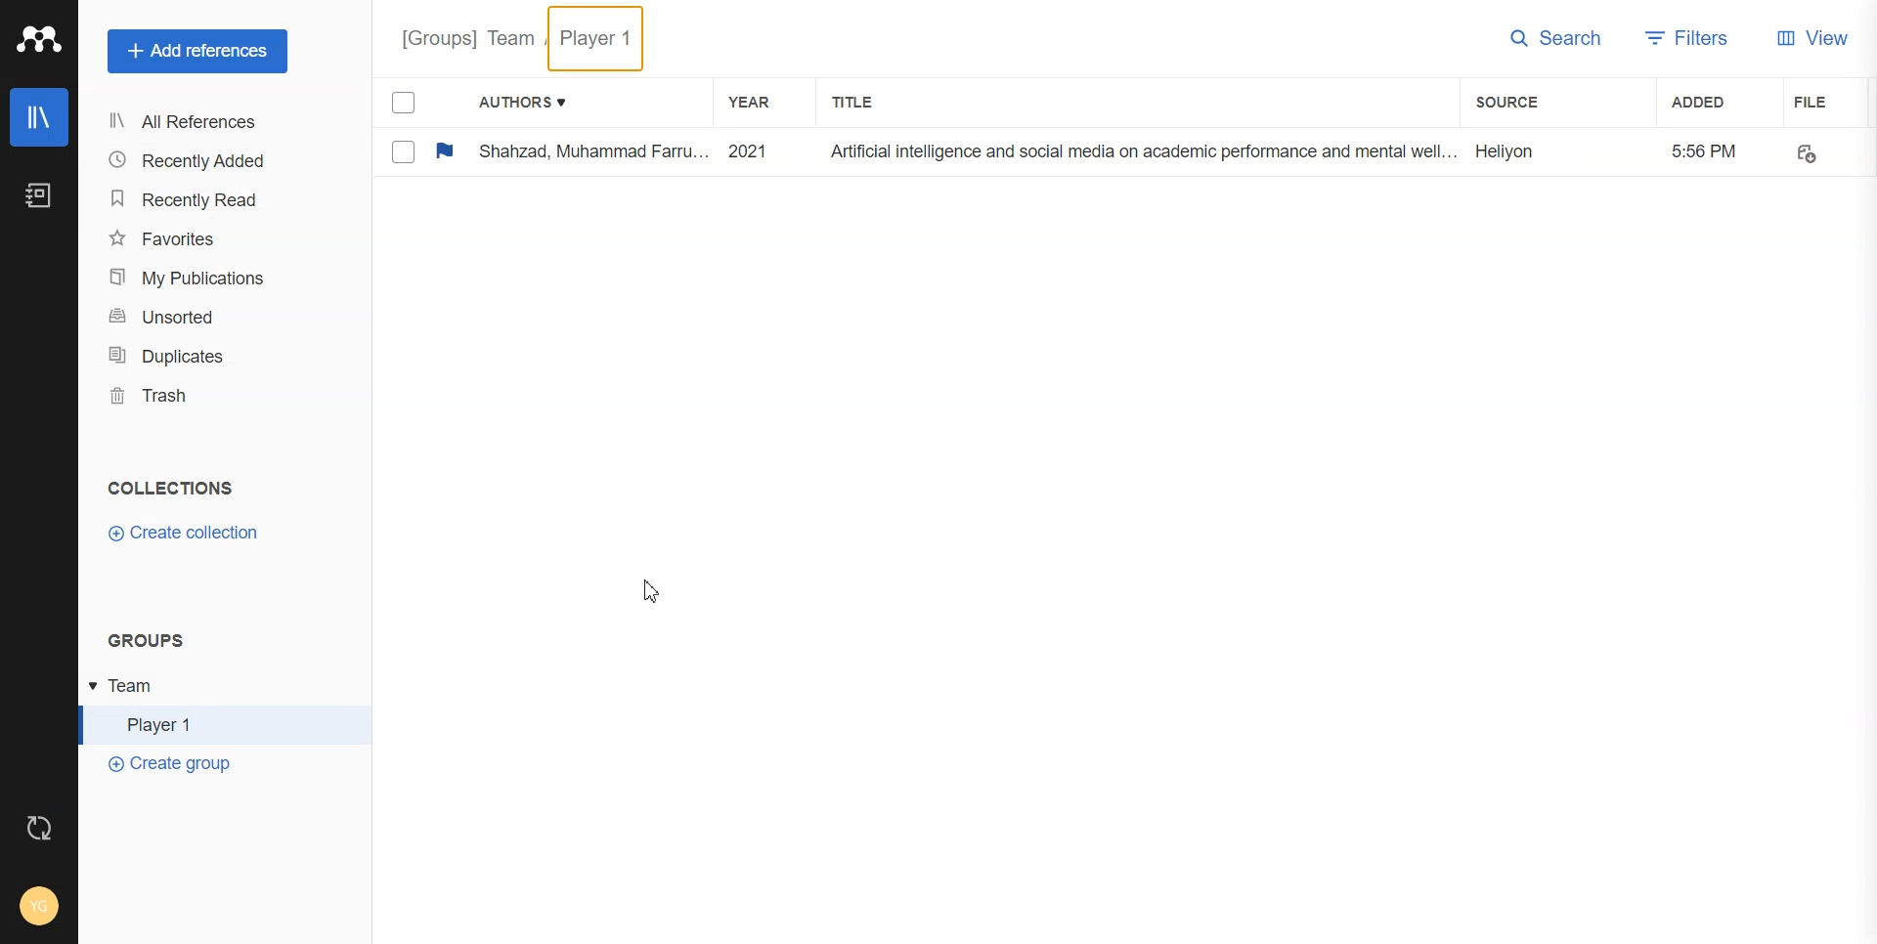 Image resolution: width=1877 pixels, height=944 pixels. Describe the element at coordinates (597, 38) in the screenshot. I see `Player 1` at that location.